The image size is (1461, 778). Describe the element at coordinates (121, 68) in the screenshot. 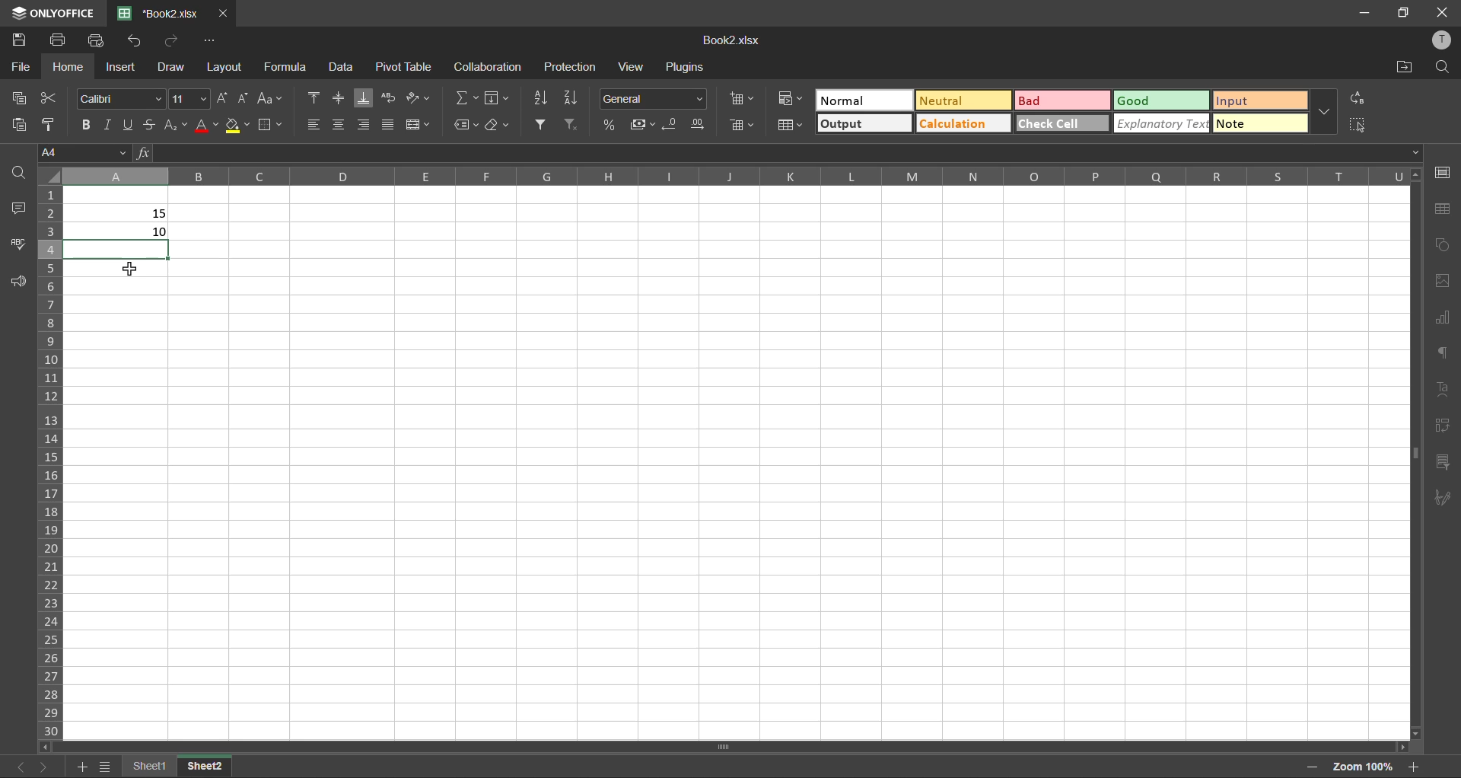

I see `insert` at that location.